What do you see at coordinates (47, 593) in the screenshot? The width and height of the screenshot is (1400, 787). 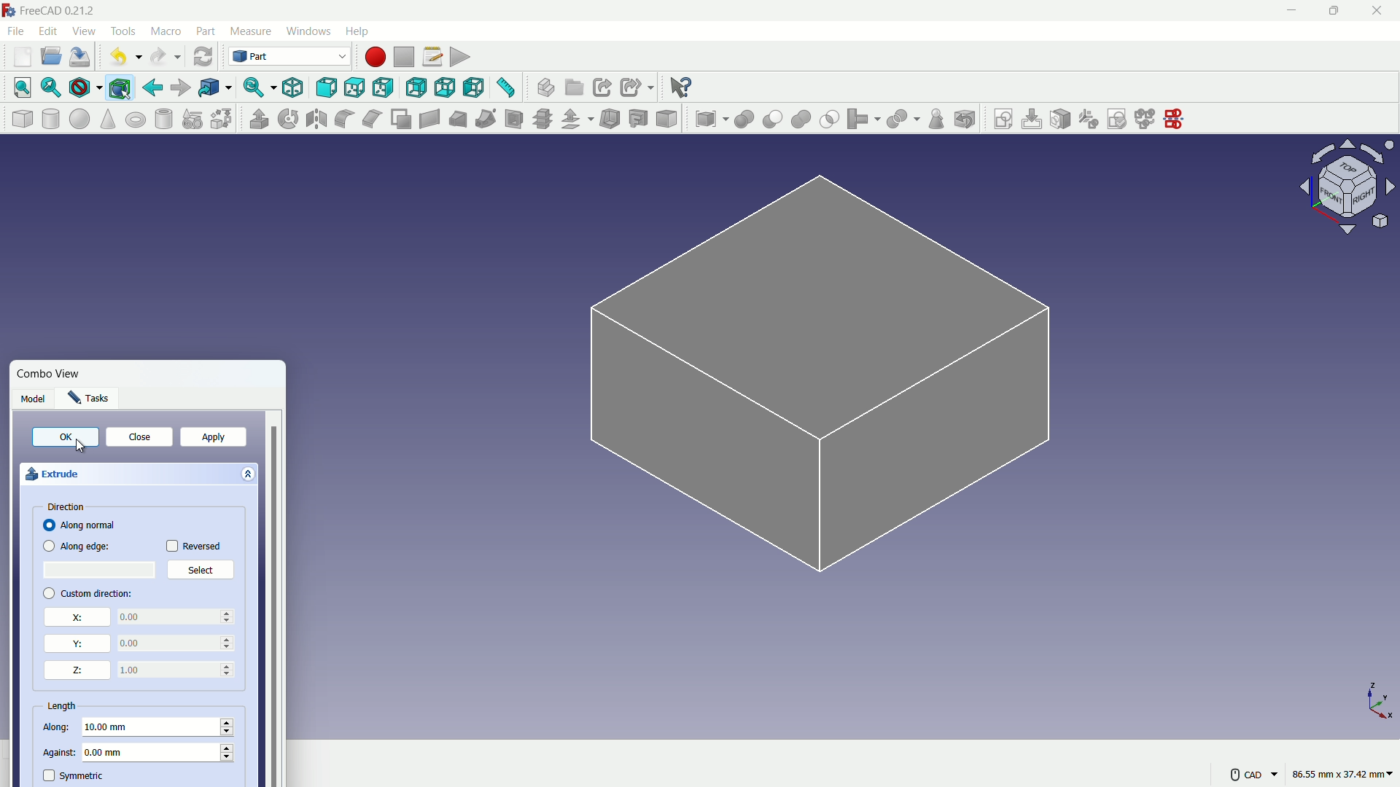 I see `checkbox` at bounding box center [47, 593].